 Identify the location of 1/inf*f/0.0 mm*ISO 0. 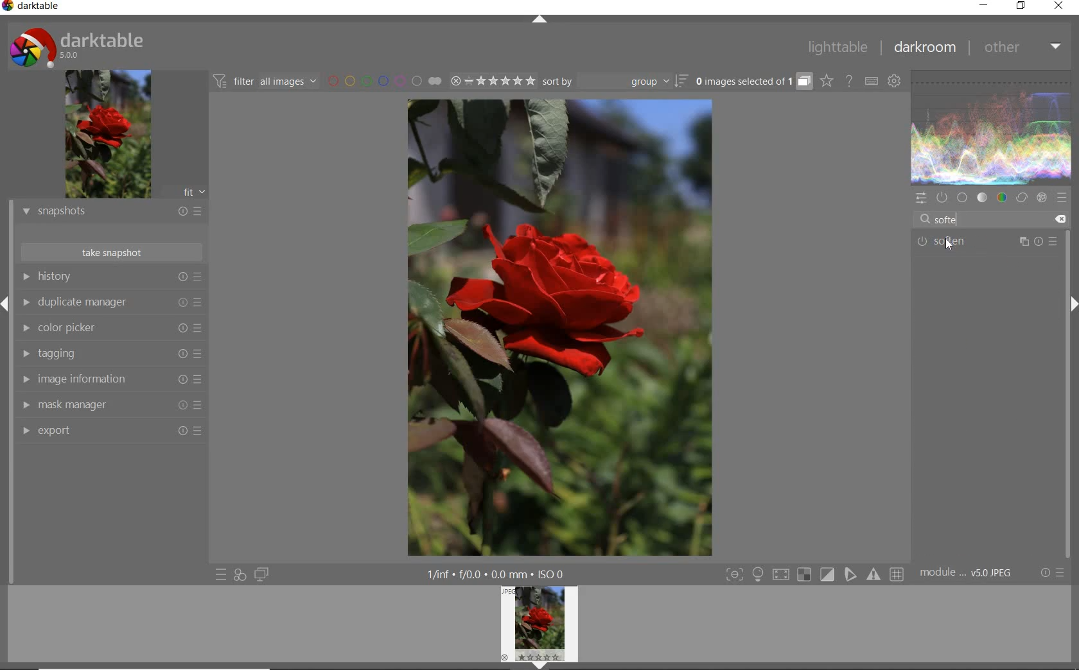
(500, 574).